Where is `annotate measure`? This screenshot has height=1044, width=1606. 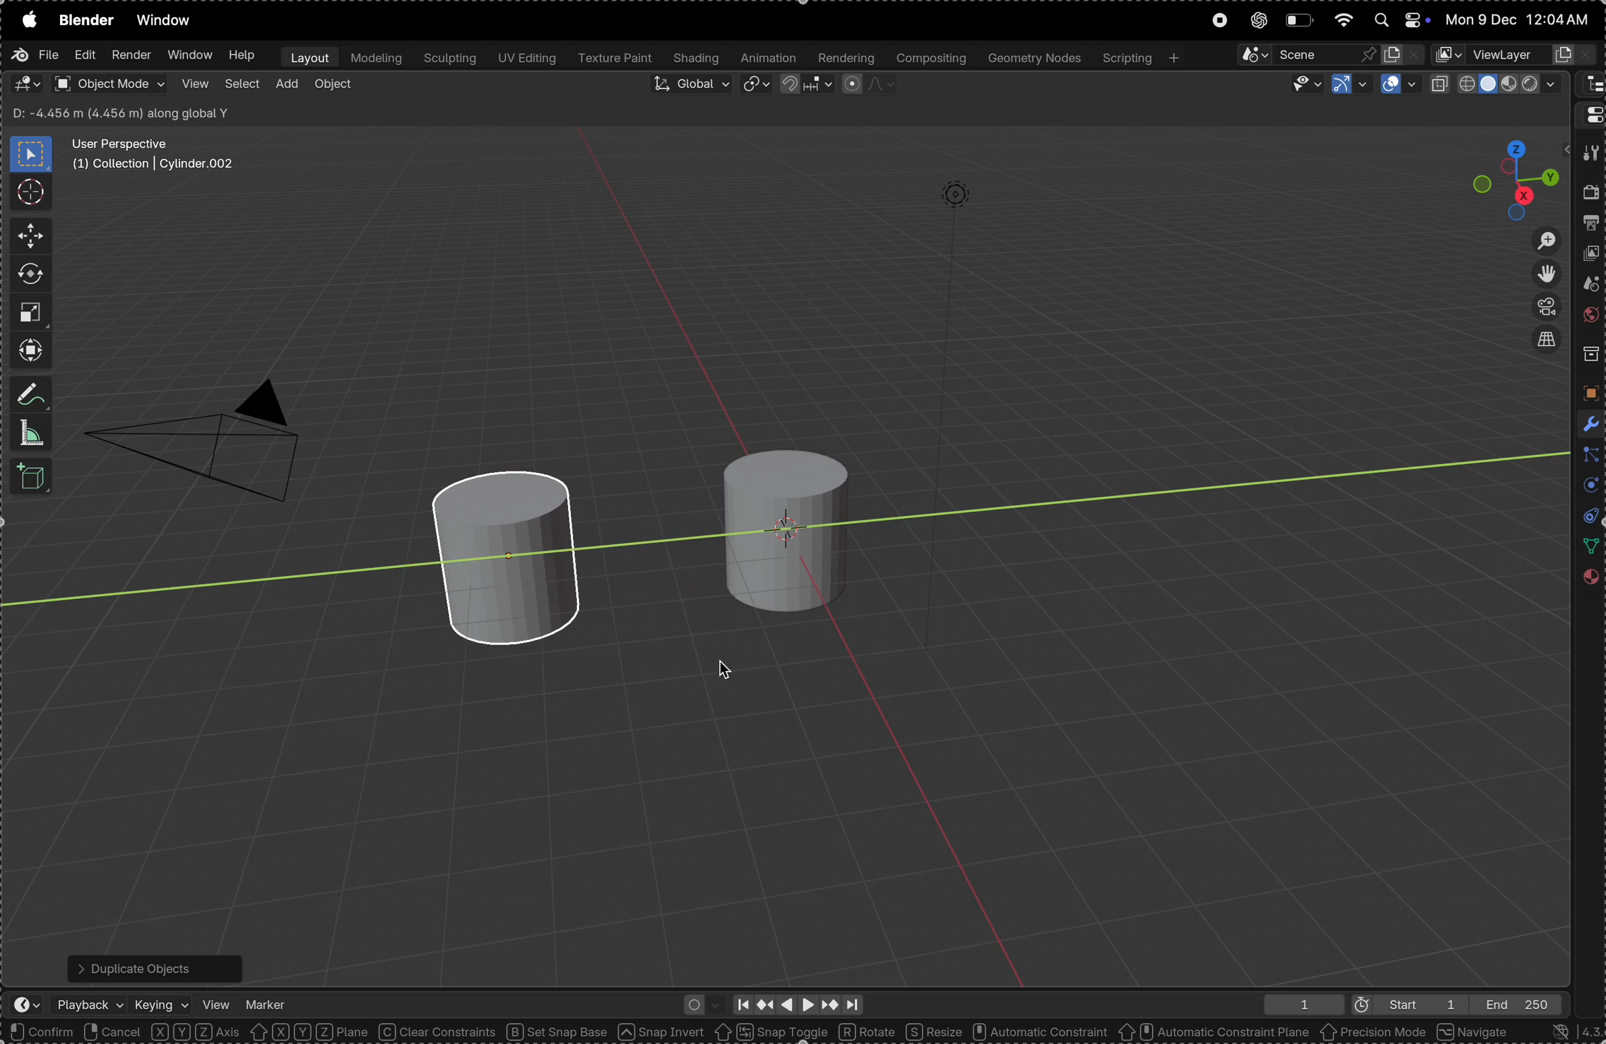
annotate measure is located at coordinates (32, 396).